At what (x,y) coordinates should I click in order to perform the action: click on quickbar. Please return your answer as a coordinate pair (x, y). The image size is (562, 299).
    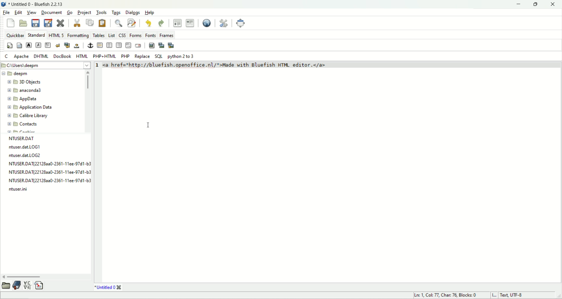
    Looking at the image, I should click on (15, 35).